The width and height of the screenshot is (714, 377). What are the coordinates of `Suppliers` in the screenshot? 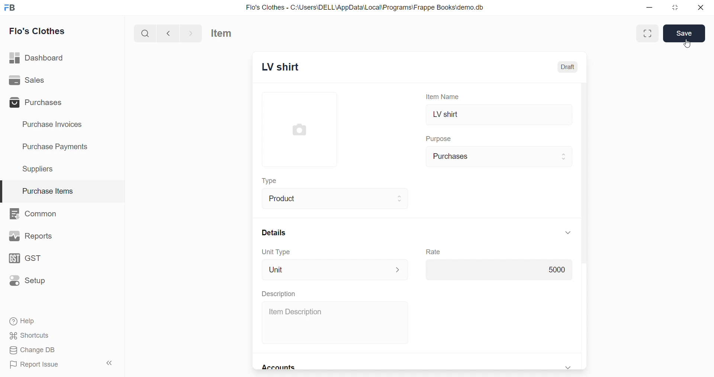 It's located at (41, 168).